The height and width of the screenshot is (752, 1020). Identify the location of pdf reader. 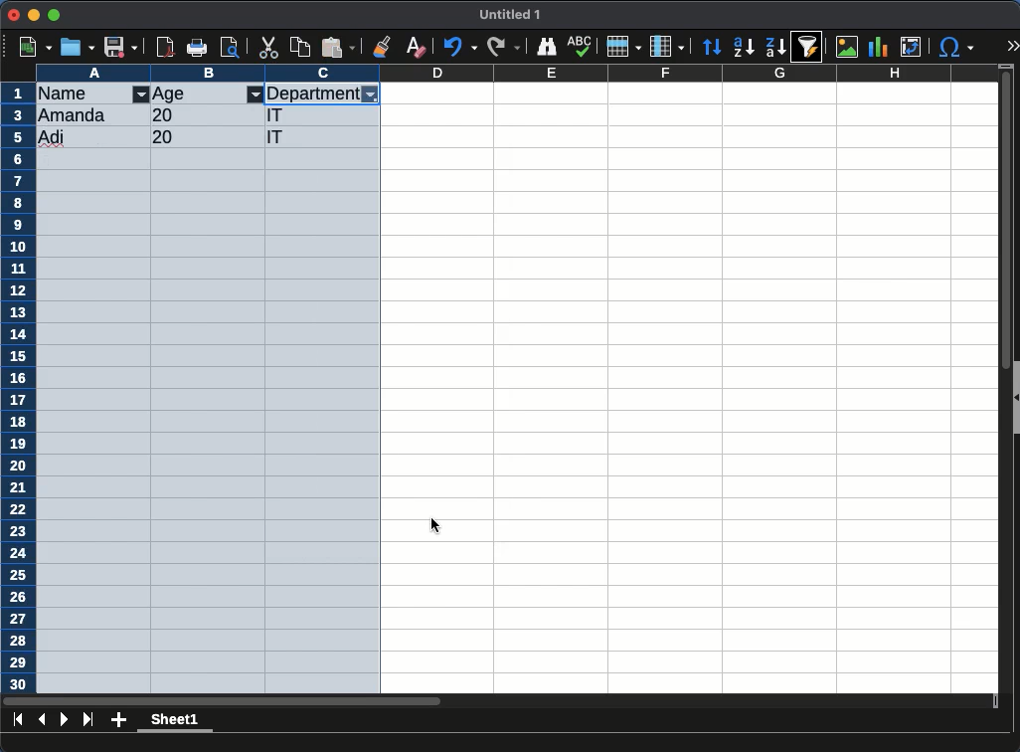
(165, 49).